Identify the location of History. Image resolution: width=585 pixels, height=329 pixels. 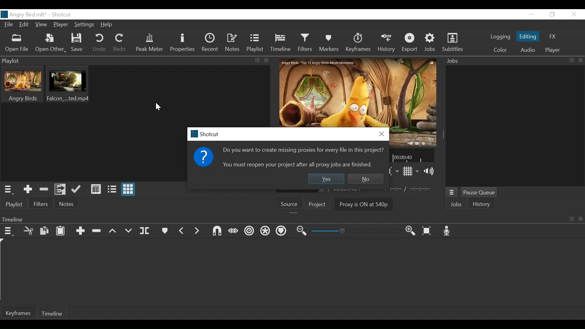
(385, 43).